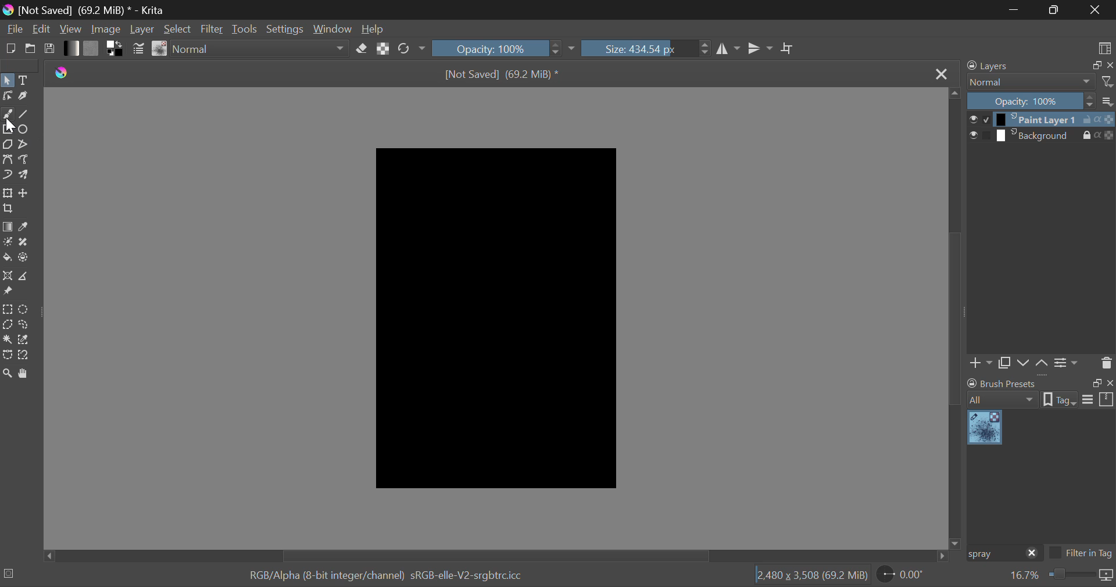 This screenshot has width=1116, height=587. Describe the element at coordinates (727, 49) in the screenshot. I see `Vertical Mirror Flip` at that location.